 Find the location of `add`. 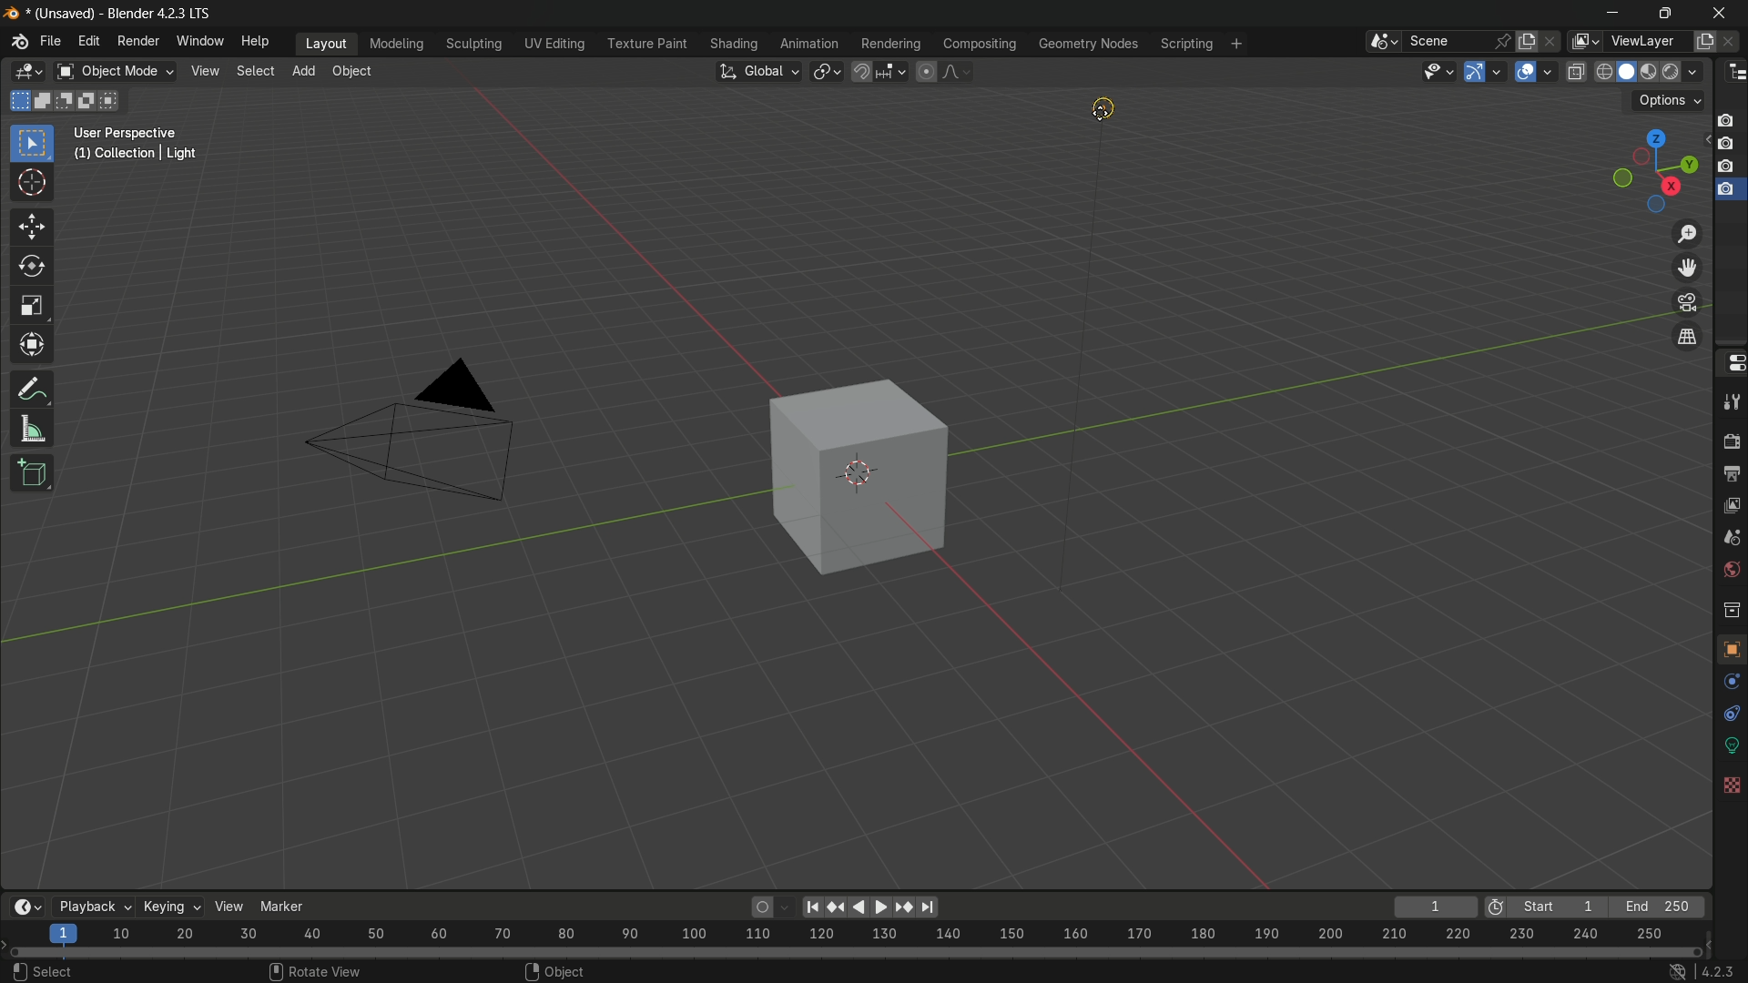

add is located at coordinates (305, 71).